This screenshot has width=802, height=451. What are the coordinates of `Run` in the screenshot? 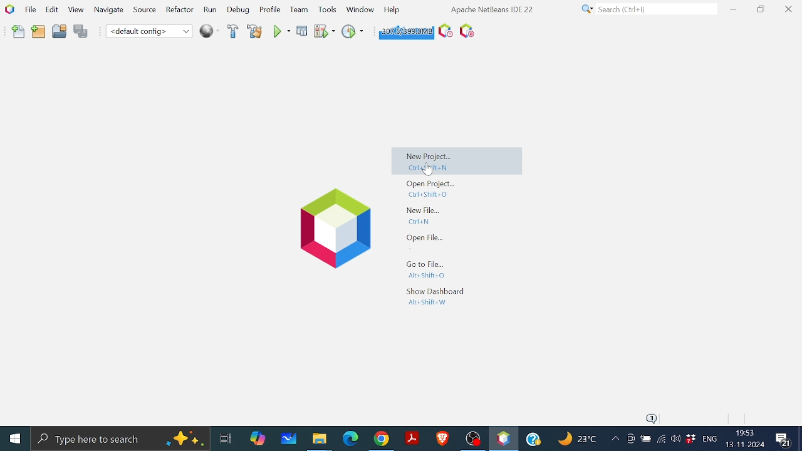 It's located at (209, 10).